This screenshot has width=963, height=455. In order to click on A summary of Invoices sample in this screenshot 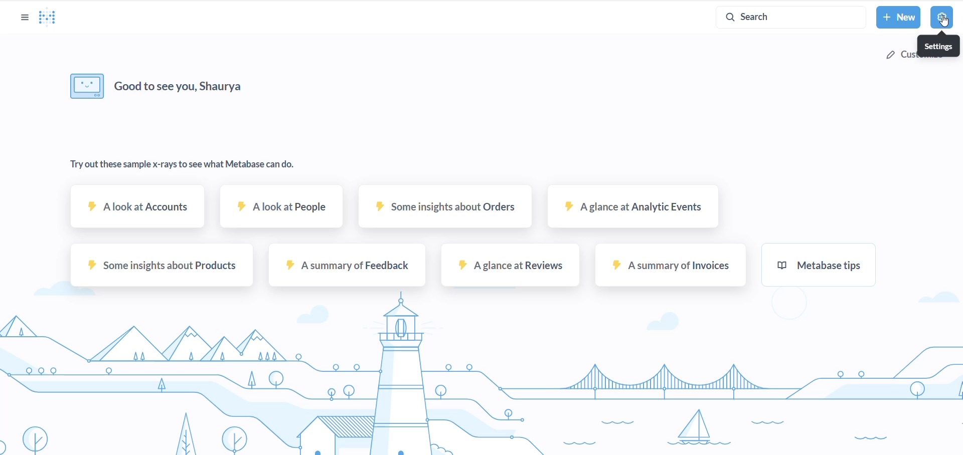, I will do `click(667, 271)`.